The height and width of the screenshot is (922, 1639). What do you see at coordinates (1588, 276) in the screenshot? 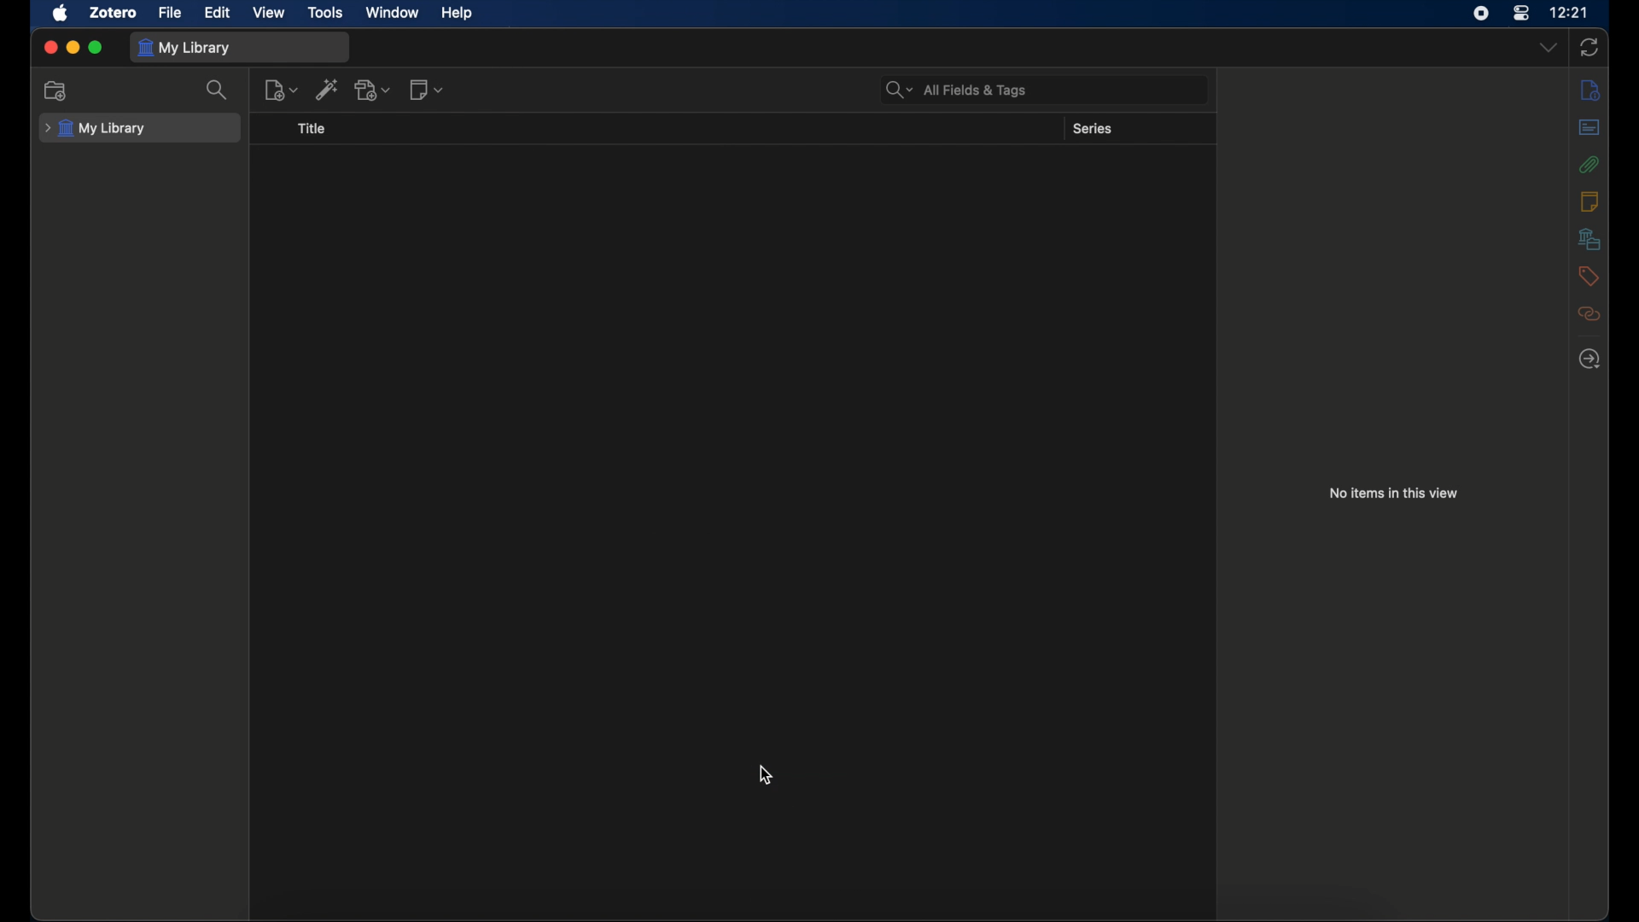
I see `tags` at bounding box center [1588, 276].